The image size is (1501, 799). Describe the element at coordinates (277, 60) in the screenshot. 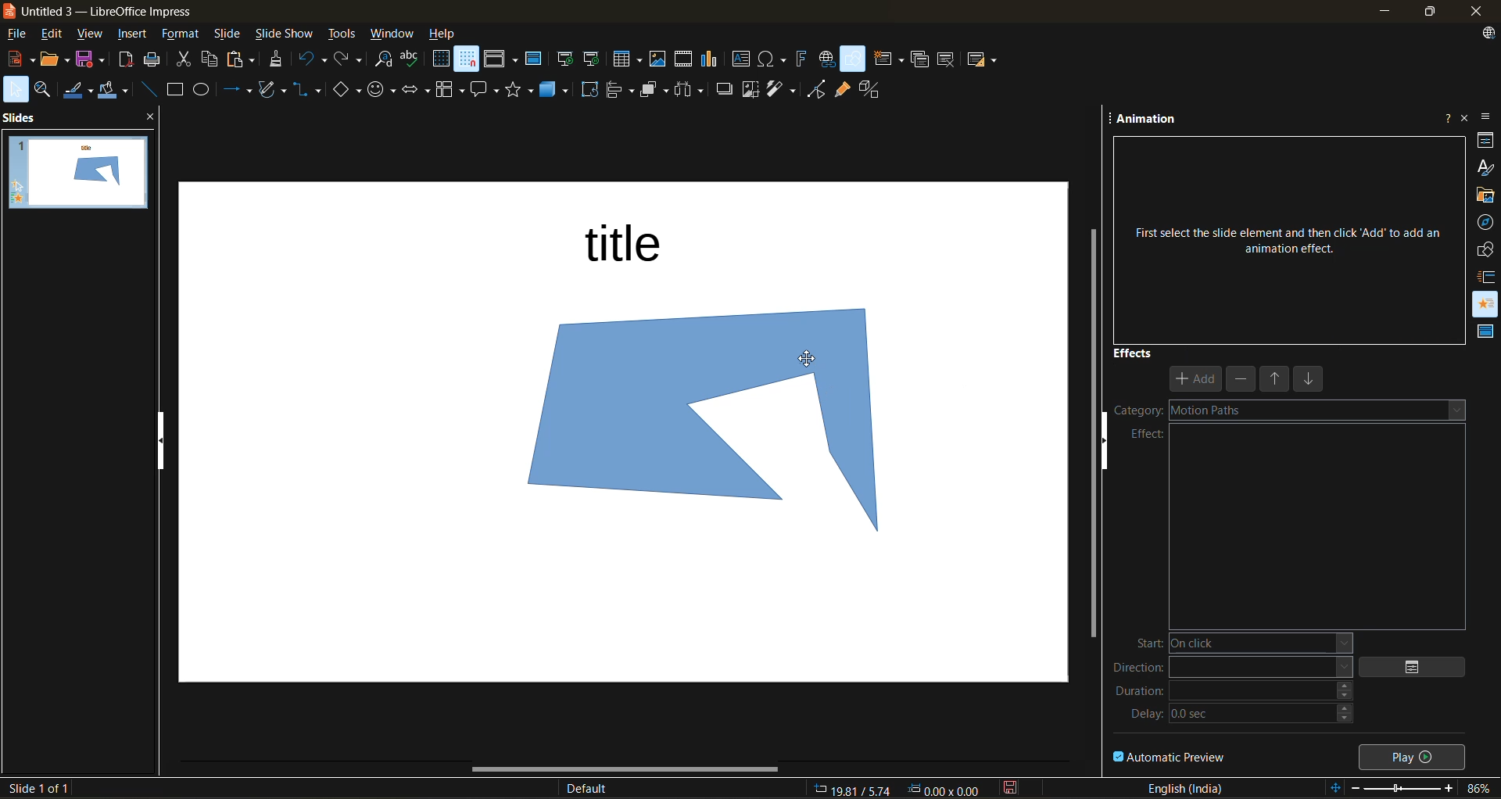

I see `clone formatting` at that location.